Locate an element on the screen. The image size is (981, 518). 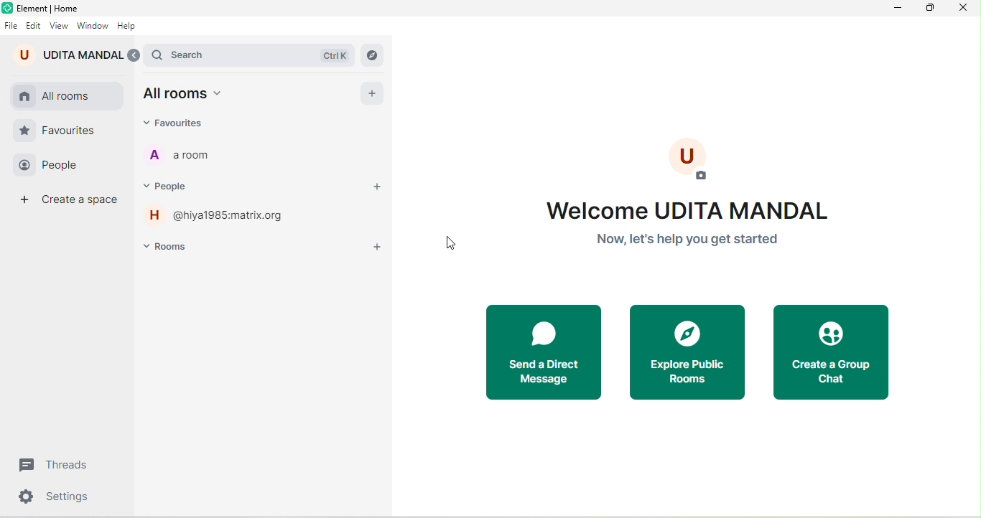
account name is located at coordinates (75, 55).